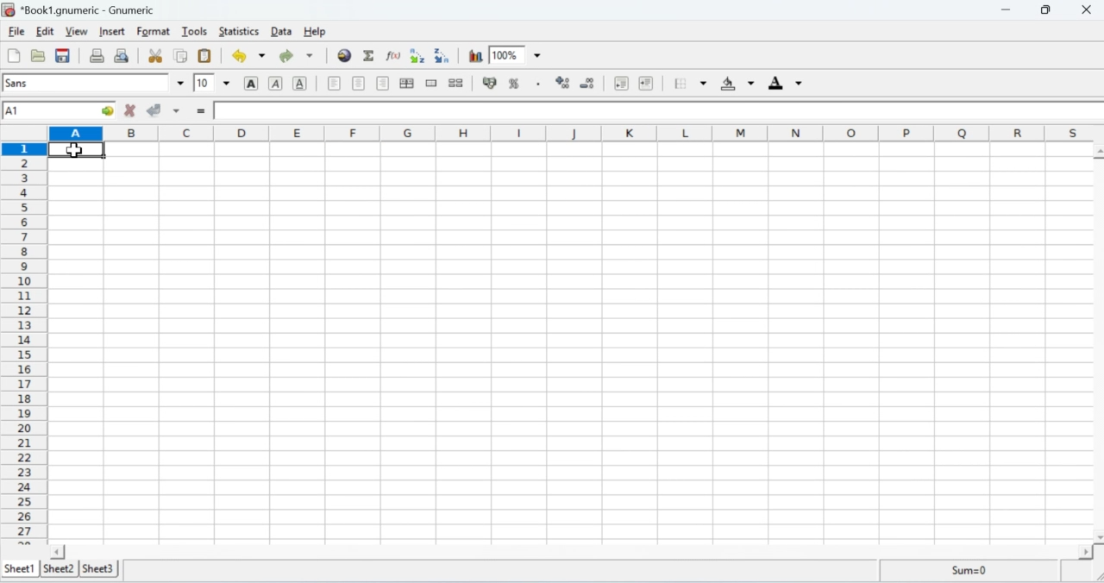 This screenshot has height=583, width=1104. I want to click on Font name sans, so click(92, 84).